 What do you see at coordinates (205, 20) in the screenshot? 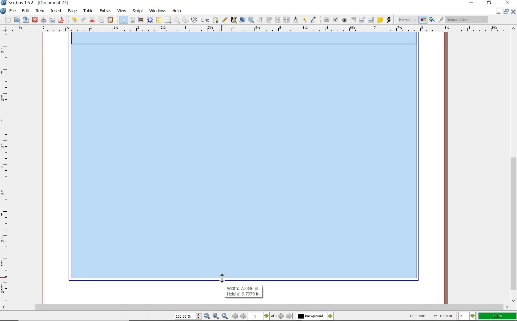
I see `line` at bounding box center [205, 20].